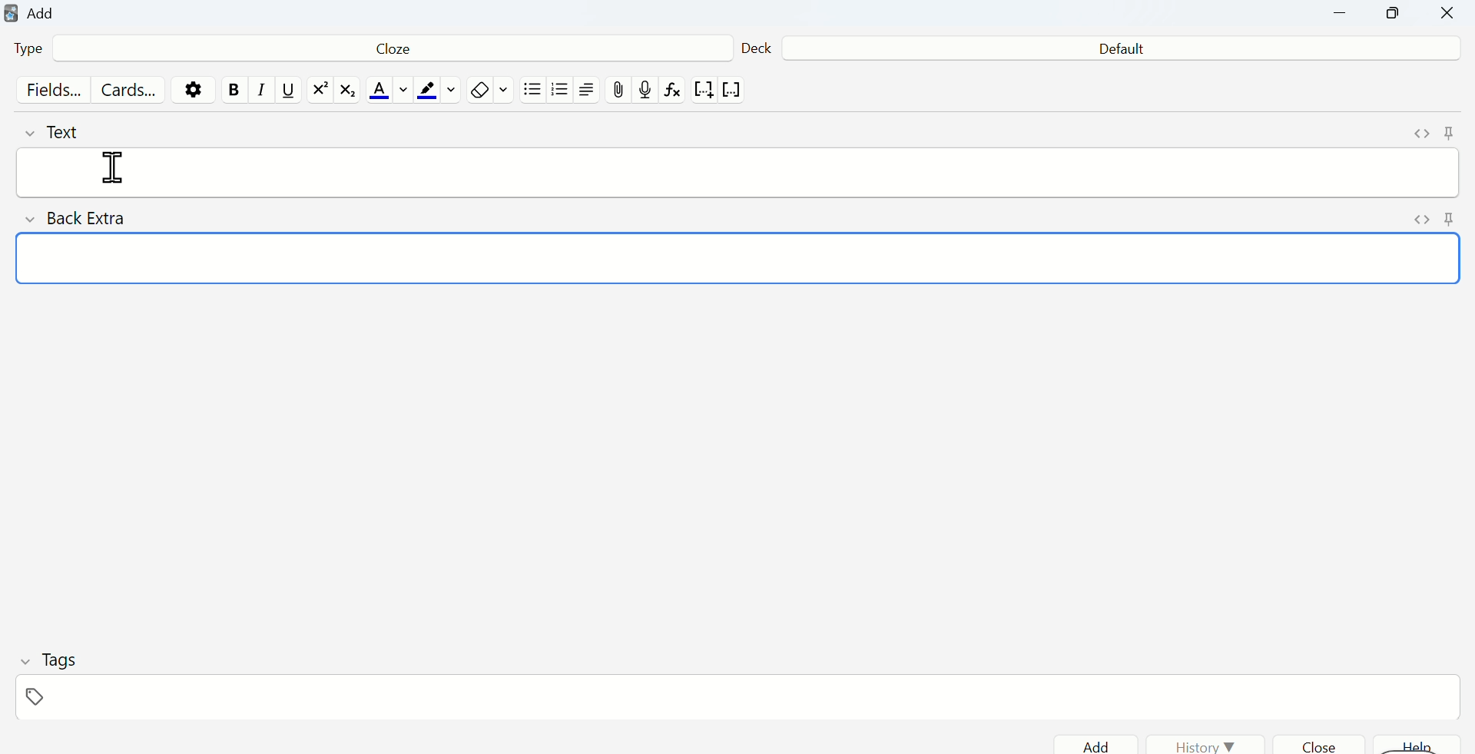 The width and height of the screenshot is (1475, 754). What do you see at coordinates (320, 91) in the screenshot?
I see `exponential` at bounding box center [320, 91].